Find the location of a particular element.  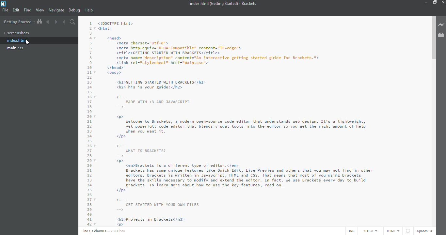

close is located at coordinates (445, 2).